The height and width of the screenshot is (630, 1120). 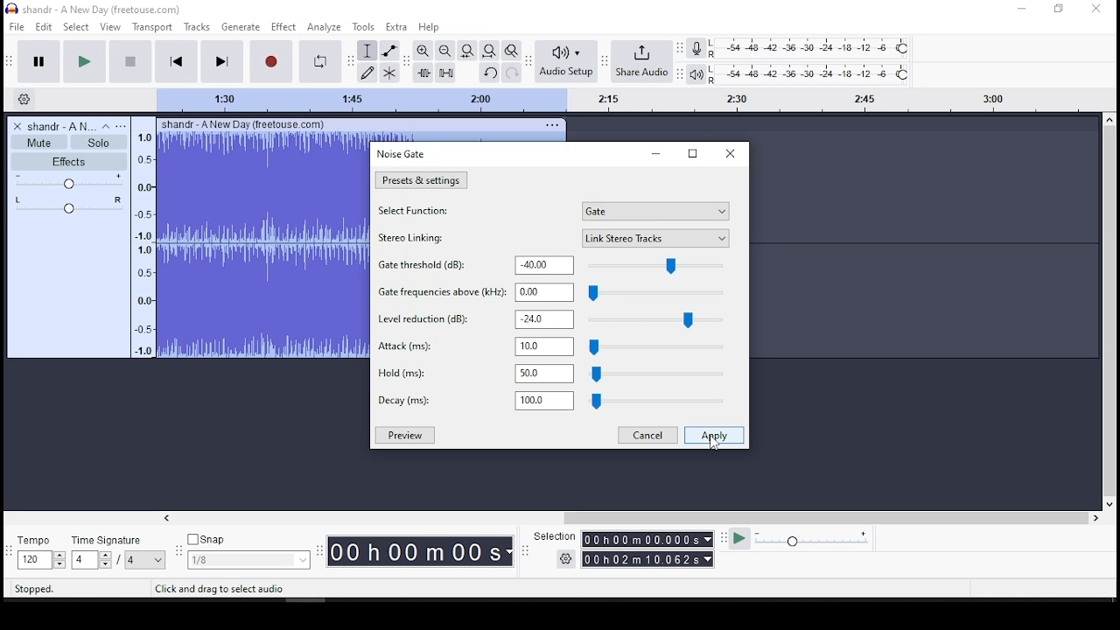 What do you see at coordinates (389, 51) in the screenshot?
I see `envelope tool` at bounding box center [389, 51].